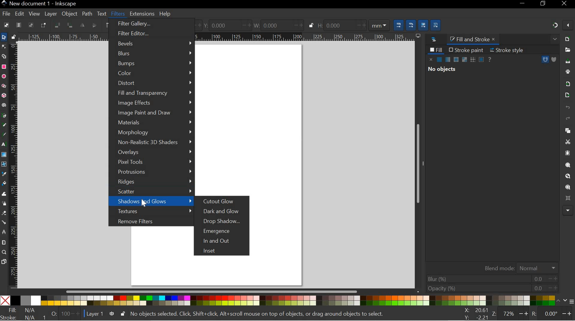 The width and height of the screenshot is (575, 321). What do you see at coordinates (4, 155) in the screenshot?
I see `SHAPES AND TOOLS` at bounding box center [4, 155].